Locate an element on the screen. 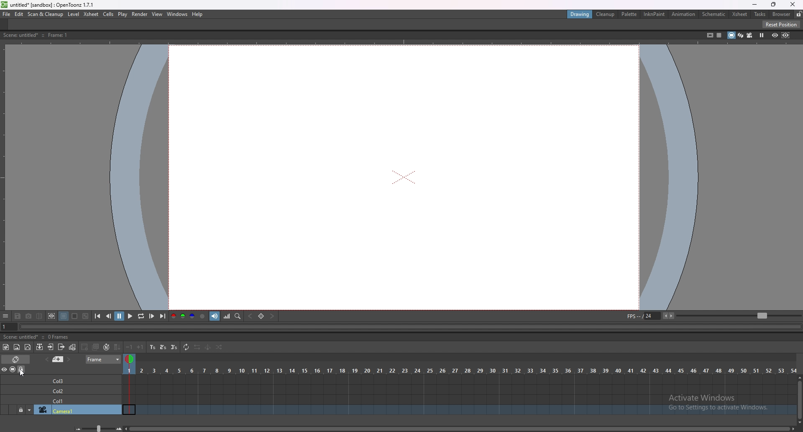 The width and height of the screenshot is (803, 432). toggle edit in place is located at coordinates (74, 347).